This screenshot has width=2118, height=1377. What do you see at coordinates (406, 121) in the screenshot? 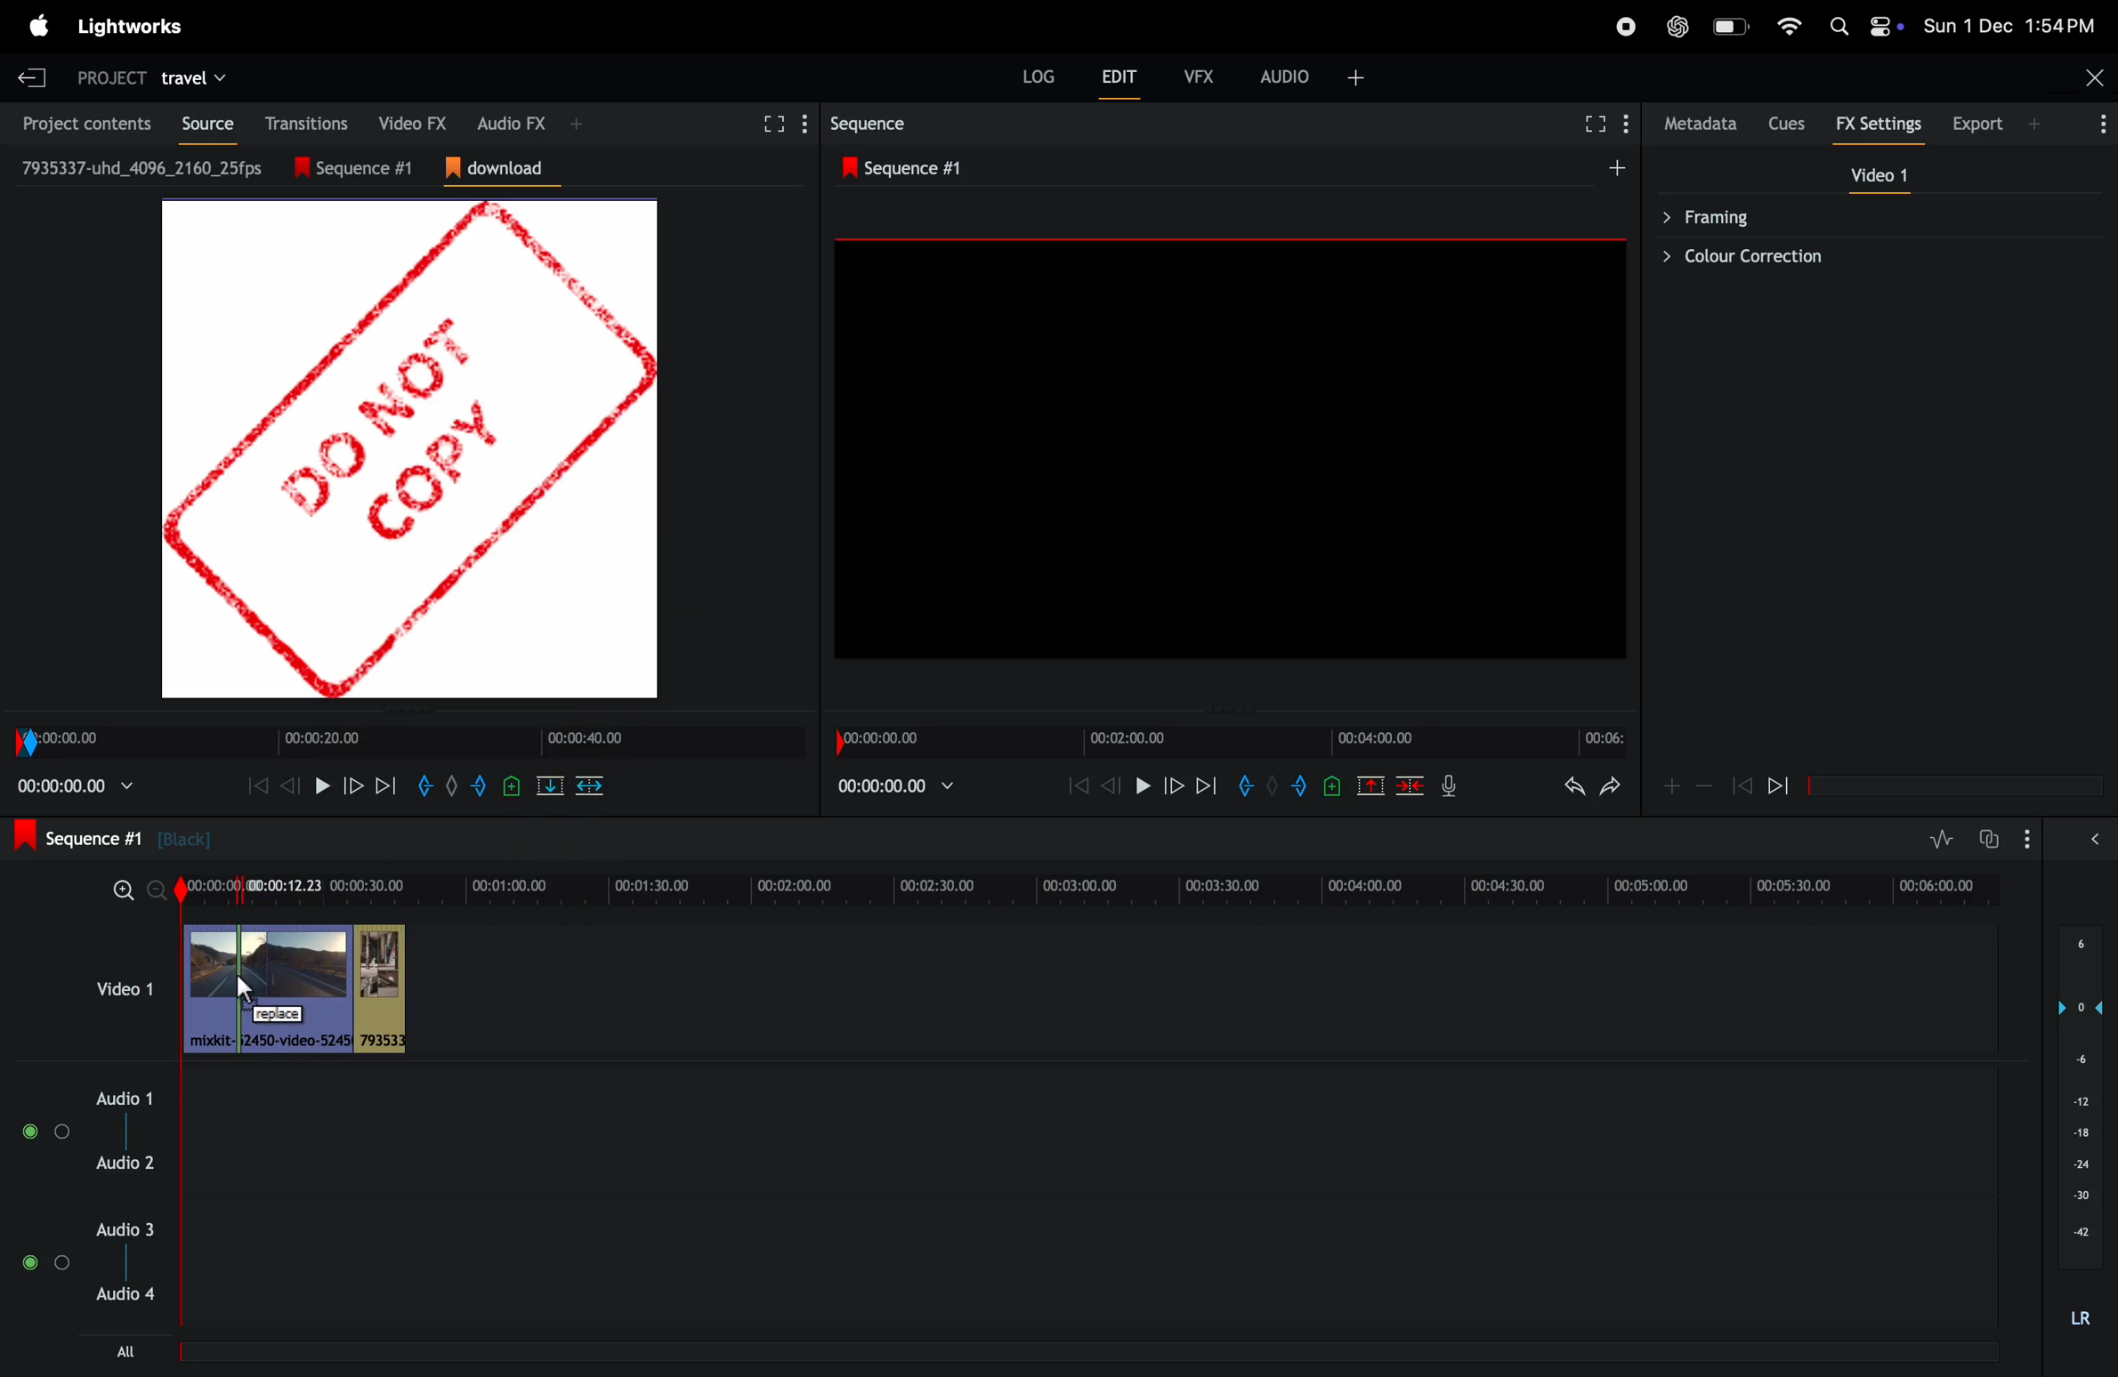
I see `video fx` at bounding box center [406, 121].